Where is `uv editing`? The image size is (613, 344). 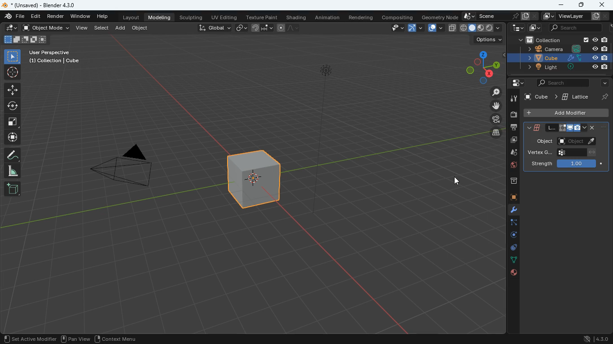 uv editing is located at coordinates (224, 17).